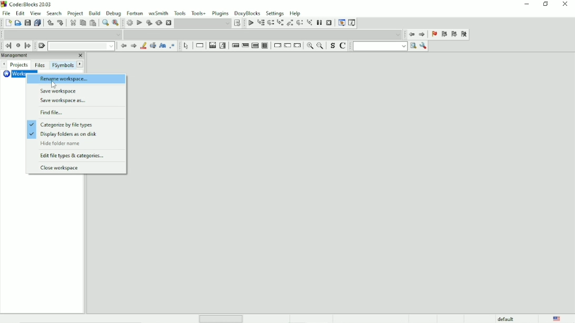 Image resolution: width=575 pixels, height=323 pixels. Describe the element at coordinates (63, 34) in the screenshot. I see `Drop down` at that location.